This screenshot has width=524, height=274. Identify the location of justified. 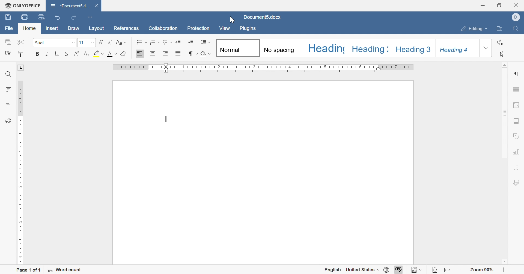
(178, 54).